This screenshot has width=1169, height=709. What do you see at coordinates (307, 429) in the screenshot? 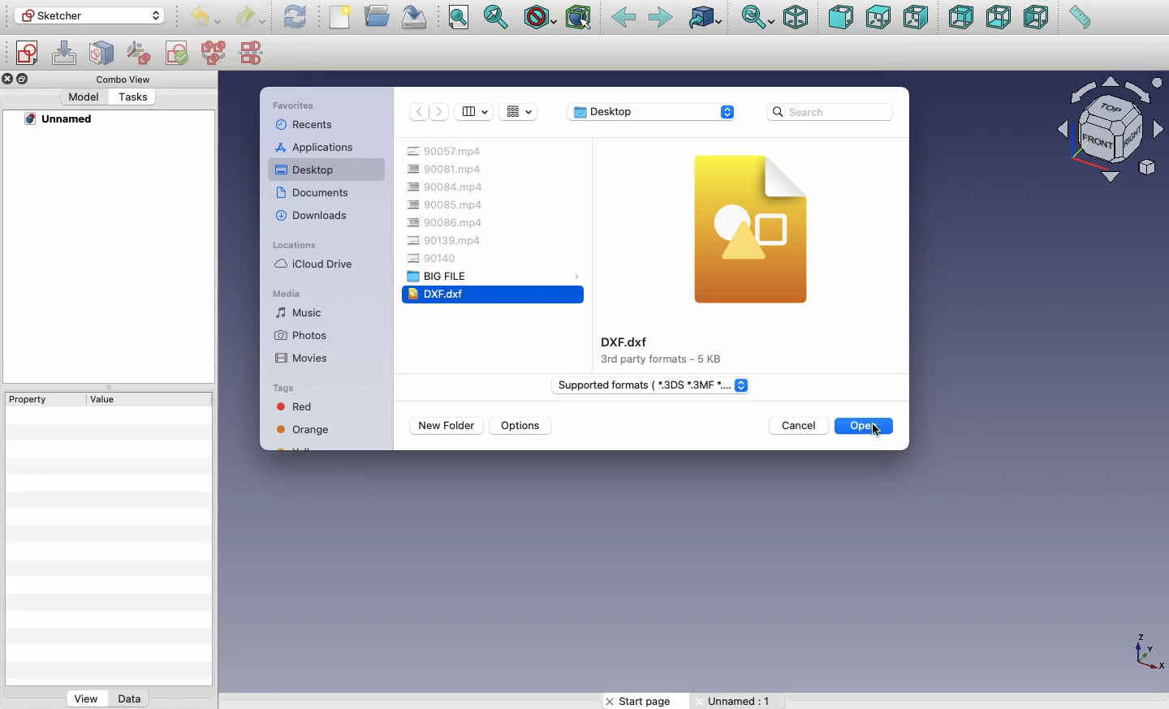
I see `Orange` at bounding box center [307, 429].